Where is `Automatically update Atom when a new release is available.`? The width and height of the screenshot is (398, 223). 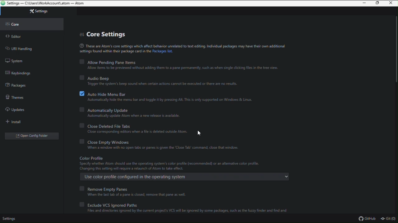 Automatically update Atom when a new release is available. is located at coordinates (134, 116).